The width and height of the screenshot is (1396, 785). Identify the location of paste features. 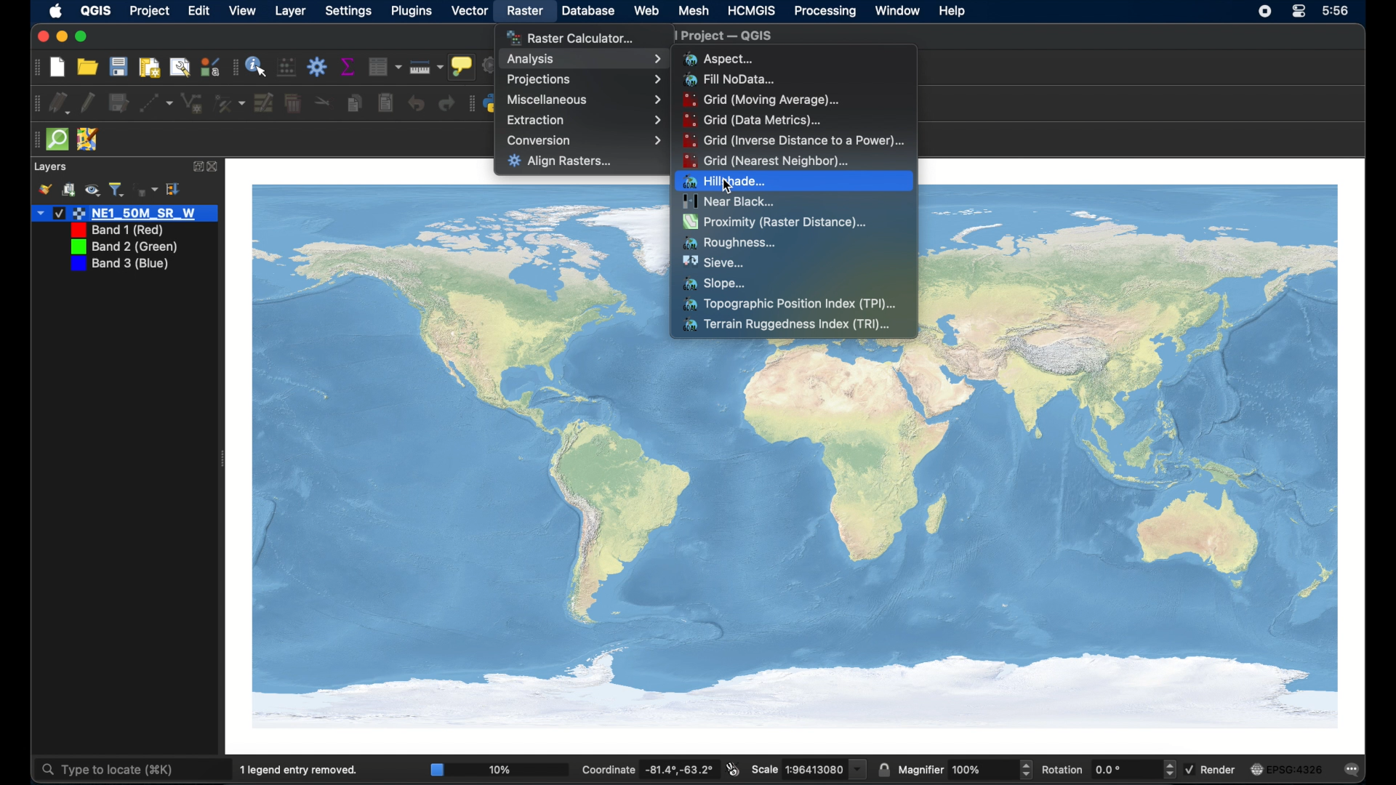
(385, 102).